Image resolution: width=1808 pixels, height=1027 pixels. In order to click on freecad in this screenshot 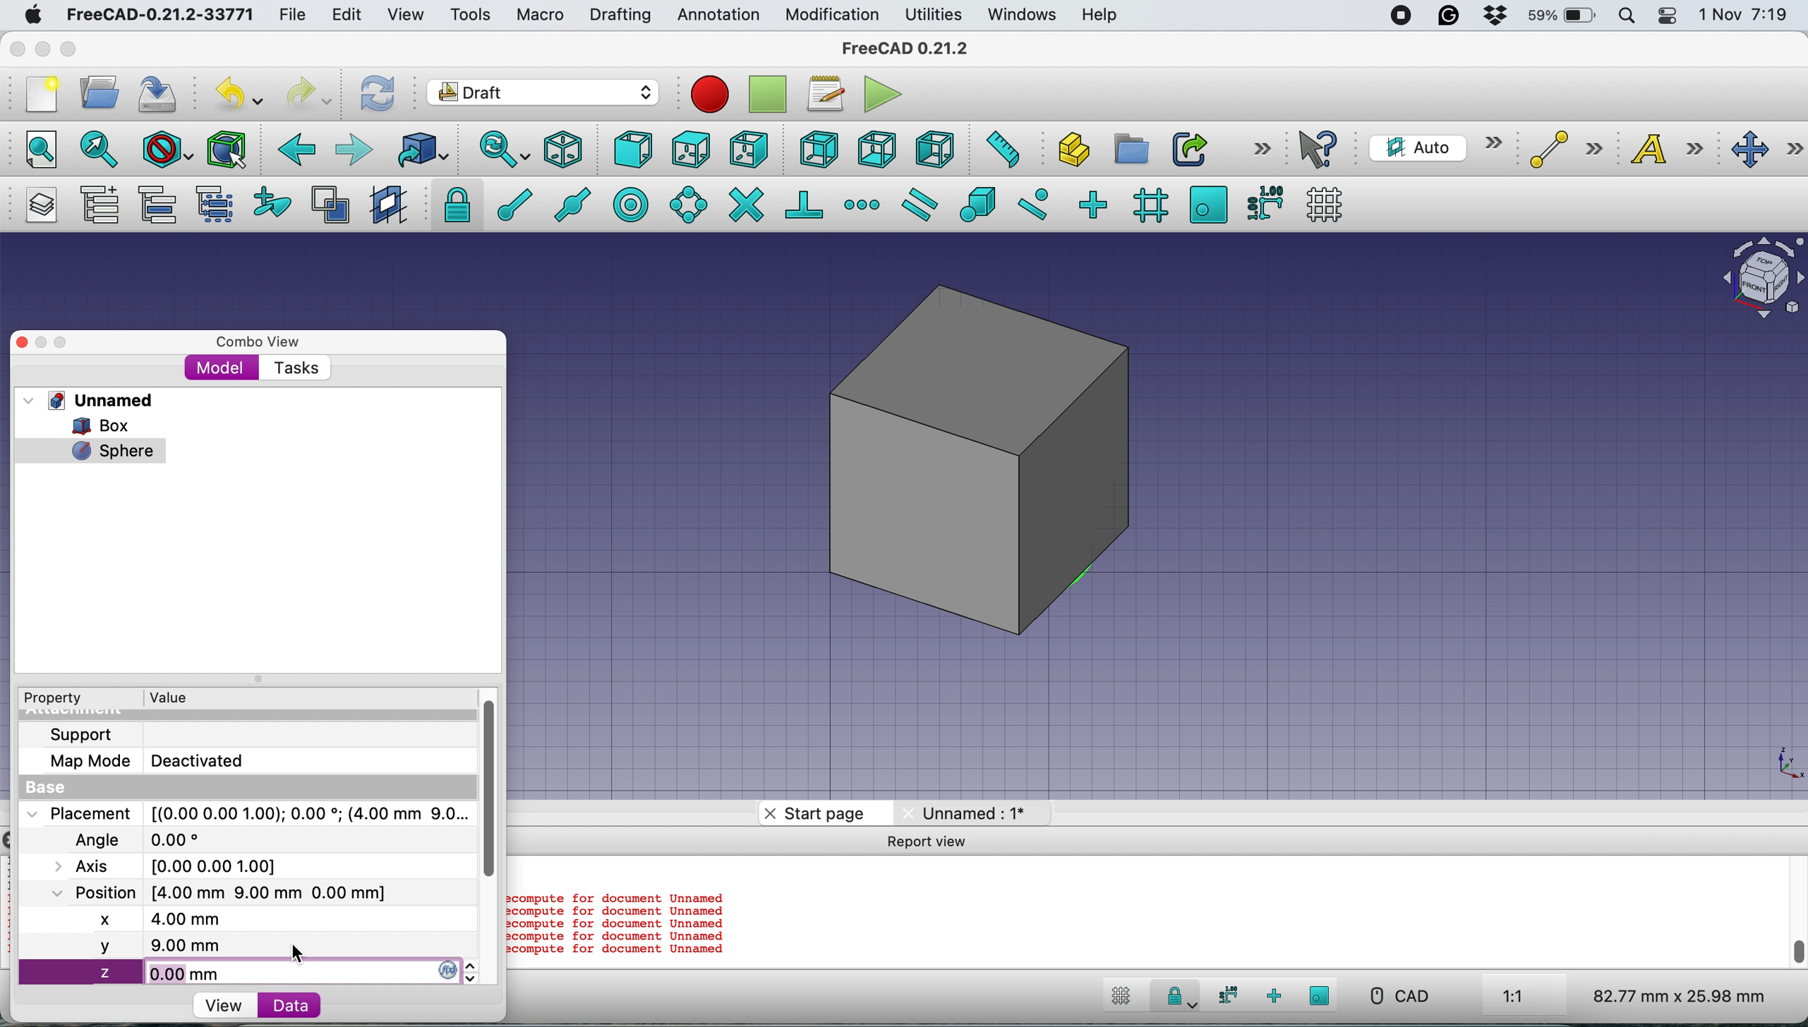, I will do `click(159, 16)`.